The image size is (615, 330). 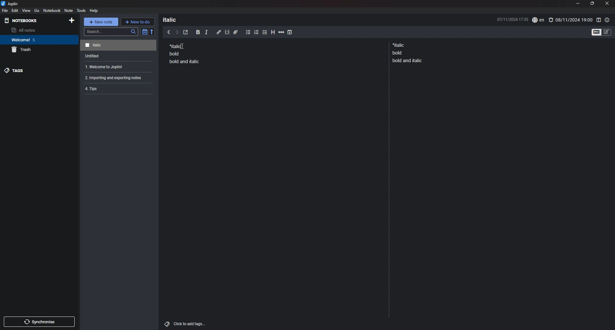 I want to click on edit, so click(x=15, y=10).